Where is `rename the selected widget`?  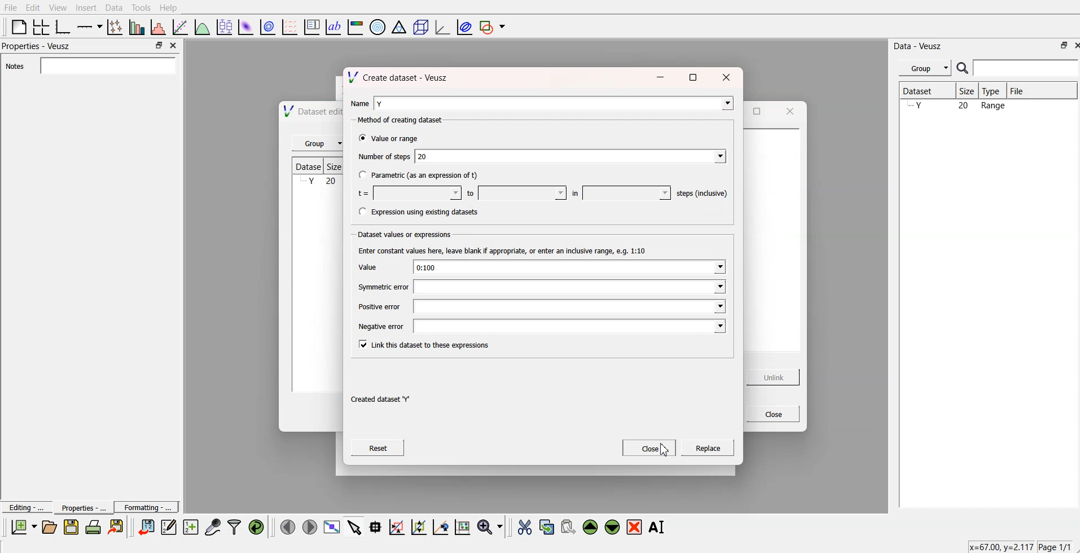 rename the selected widget is located at coordinates (657, 527).